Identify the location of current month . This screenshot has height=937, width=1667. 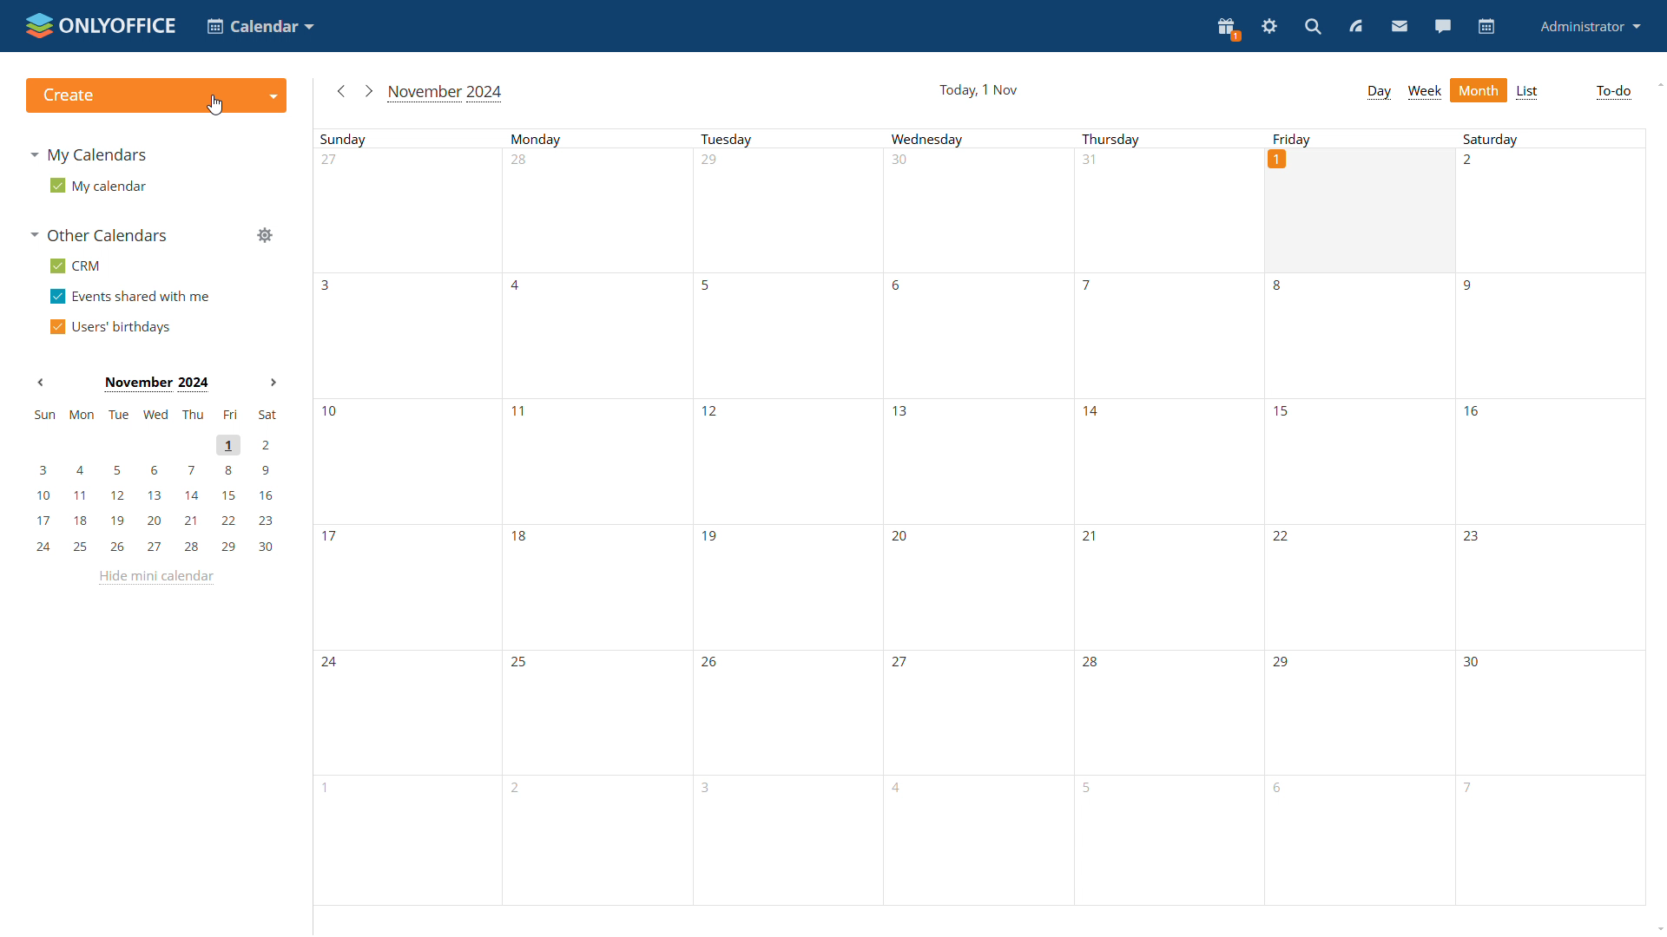
(447, 93).